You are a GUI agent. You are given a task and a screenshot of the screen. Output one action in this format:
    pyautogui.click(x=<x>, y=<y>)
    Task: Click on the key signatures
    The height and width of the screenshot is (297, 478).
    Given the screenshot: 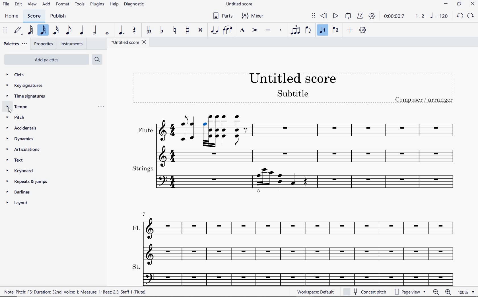 What is the action you would take?
    pyautogui.click(x=28, y=86)
    